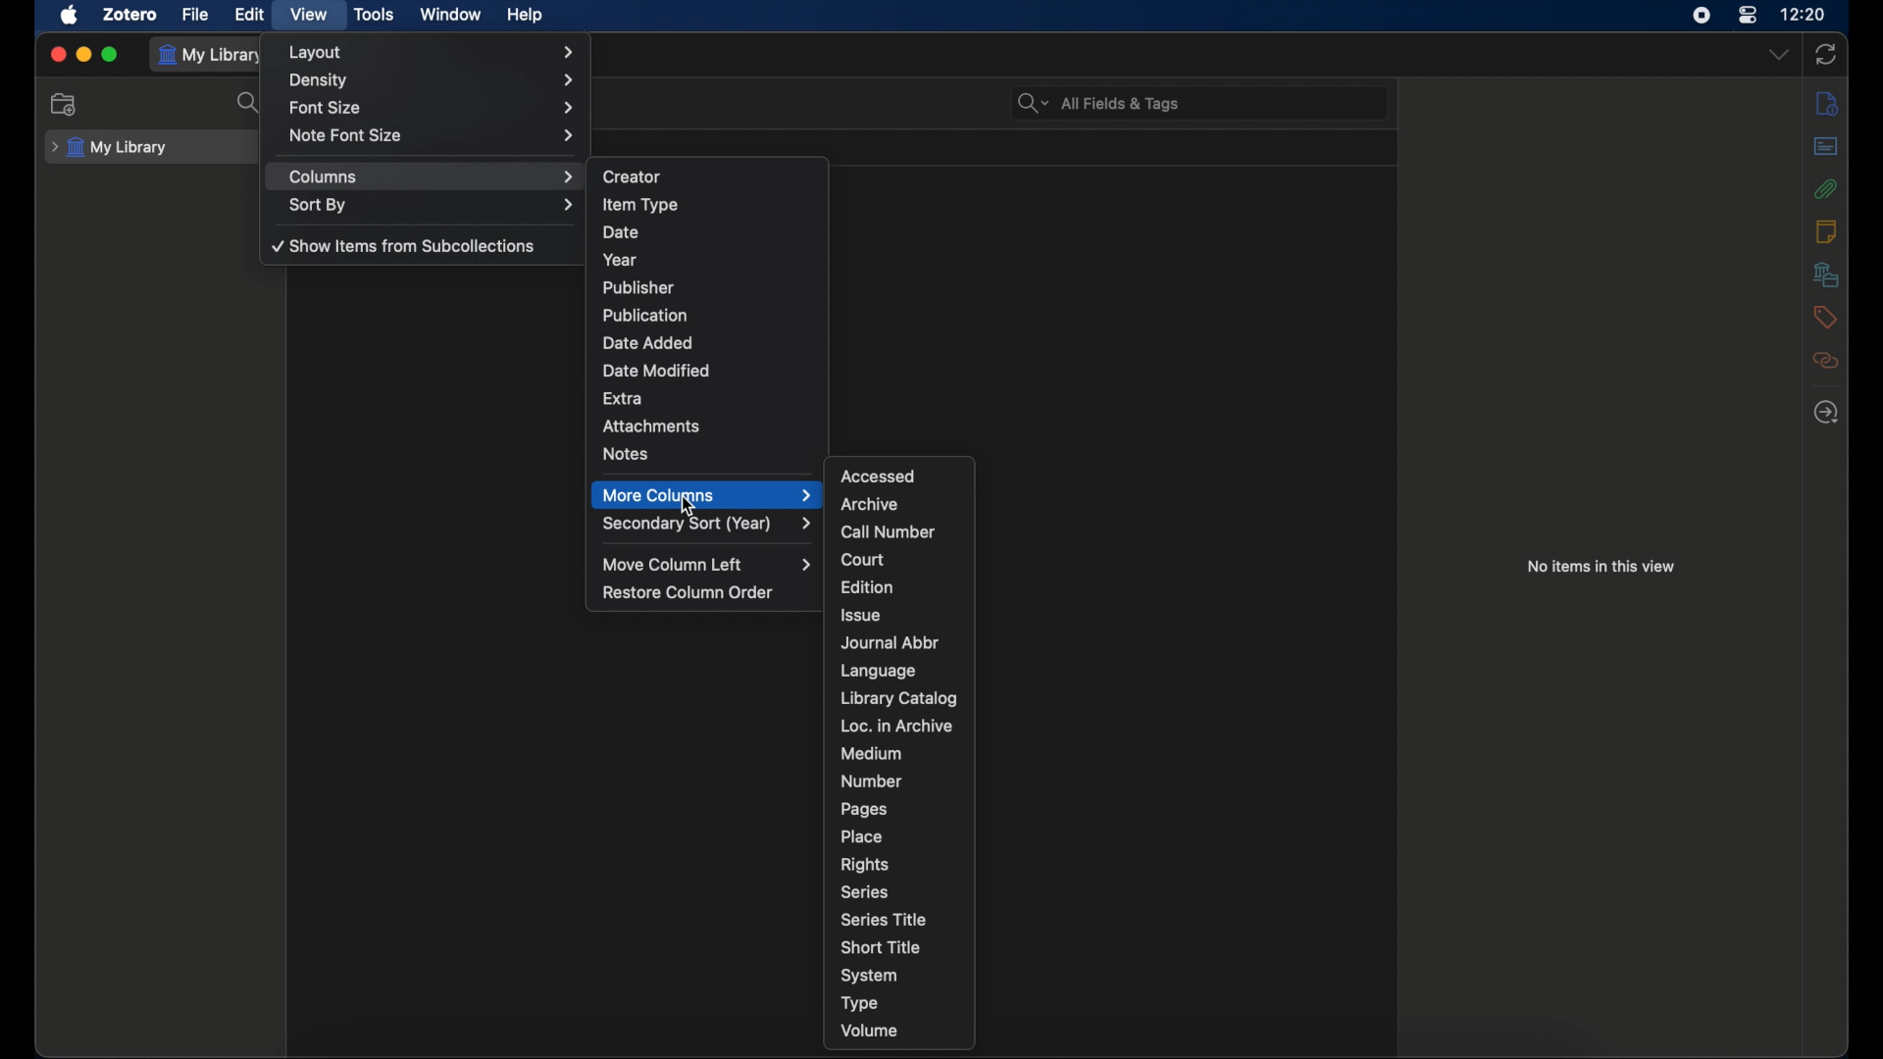 This screenshot has width=1883, height=1059. What do you see at coordinates (251, 15) in the screenshot?
I see `edit` at bounding box center [251, 15].